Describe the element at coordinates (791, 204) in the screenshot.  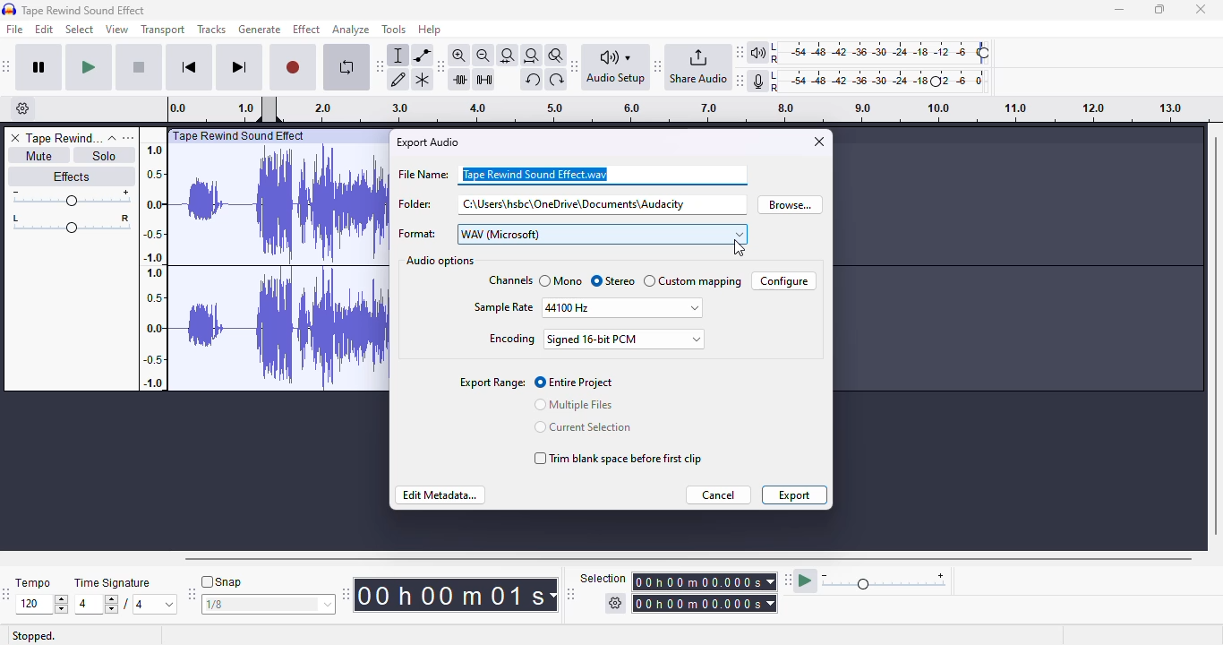
I see `browse` at that location.